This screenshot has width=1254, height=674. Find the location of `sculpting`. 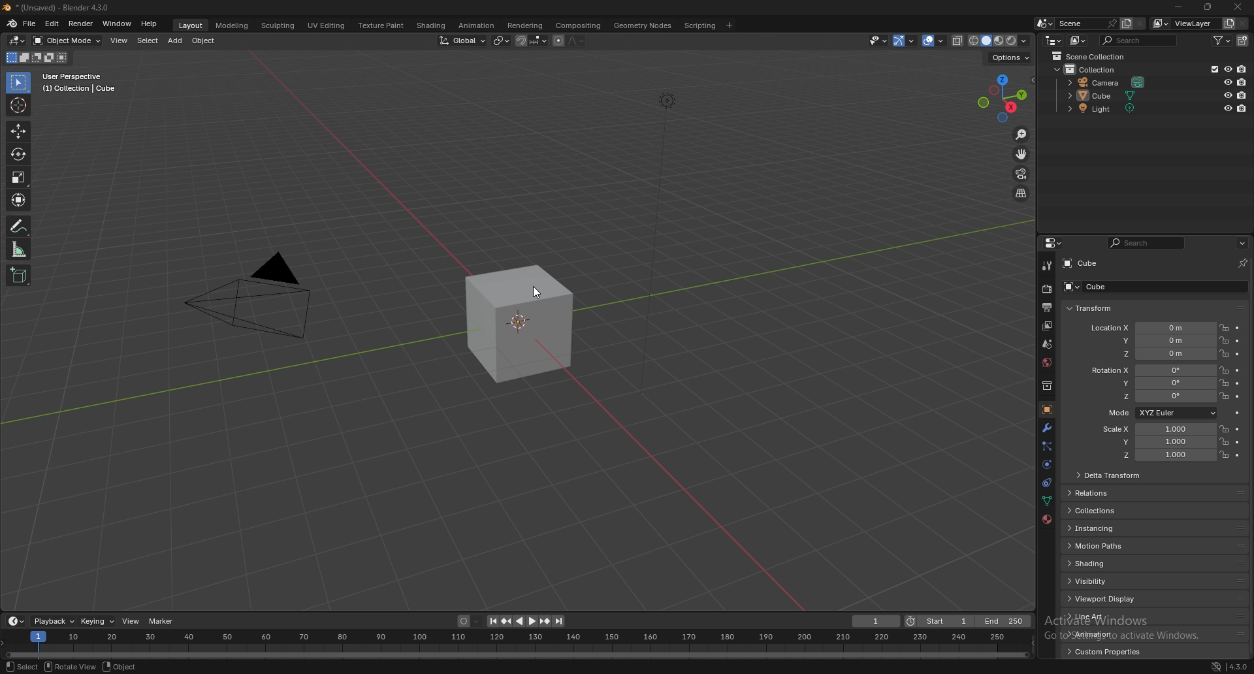

sculpting is located at coordinates (279, 26).